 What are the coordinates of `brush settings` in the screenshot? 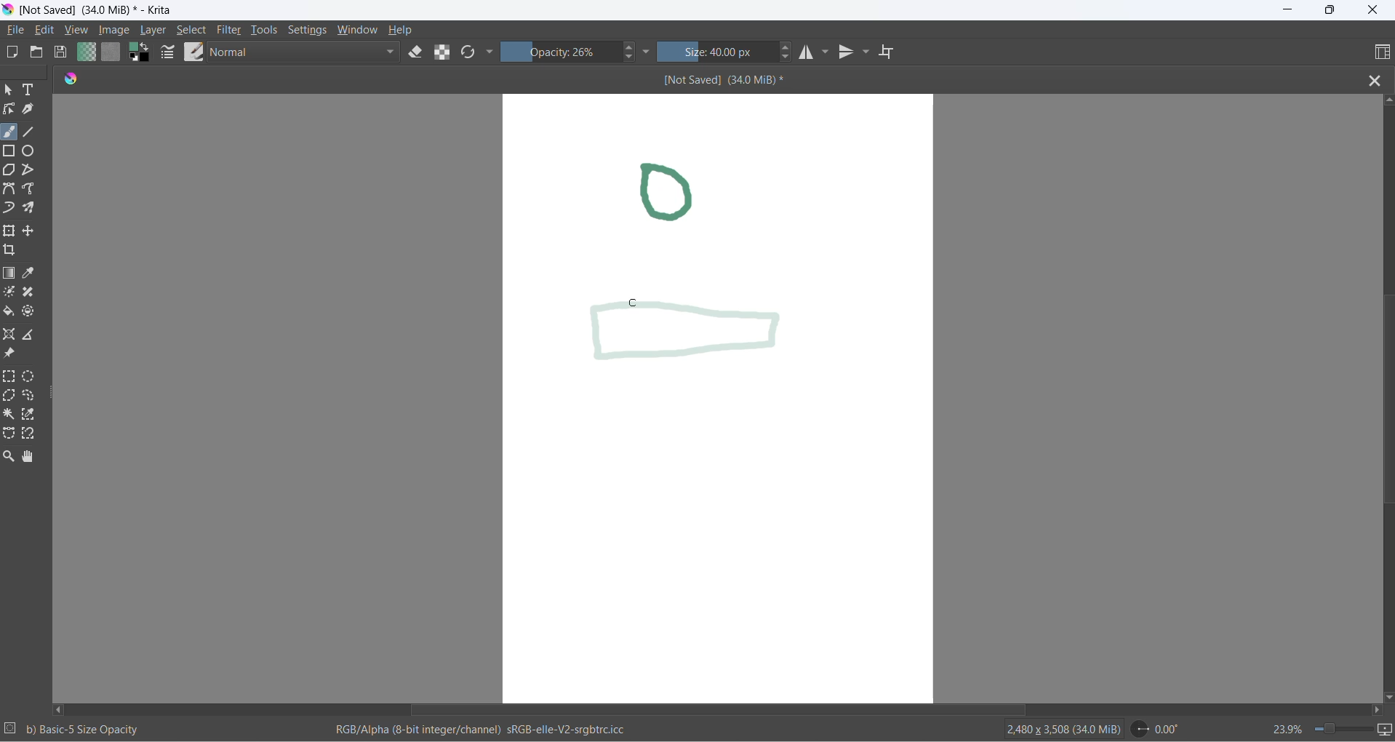 It's located at (167, 54).